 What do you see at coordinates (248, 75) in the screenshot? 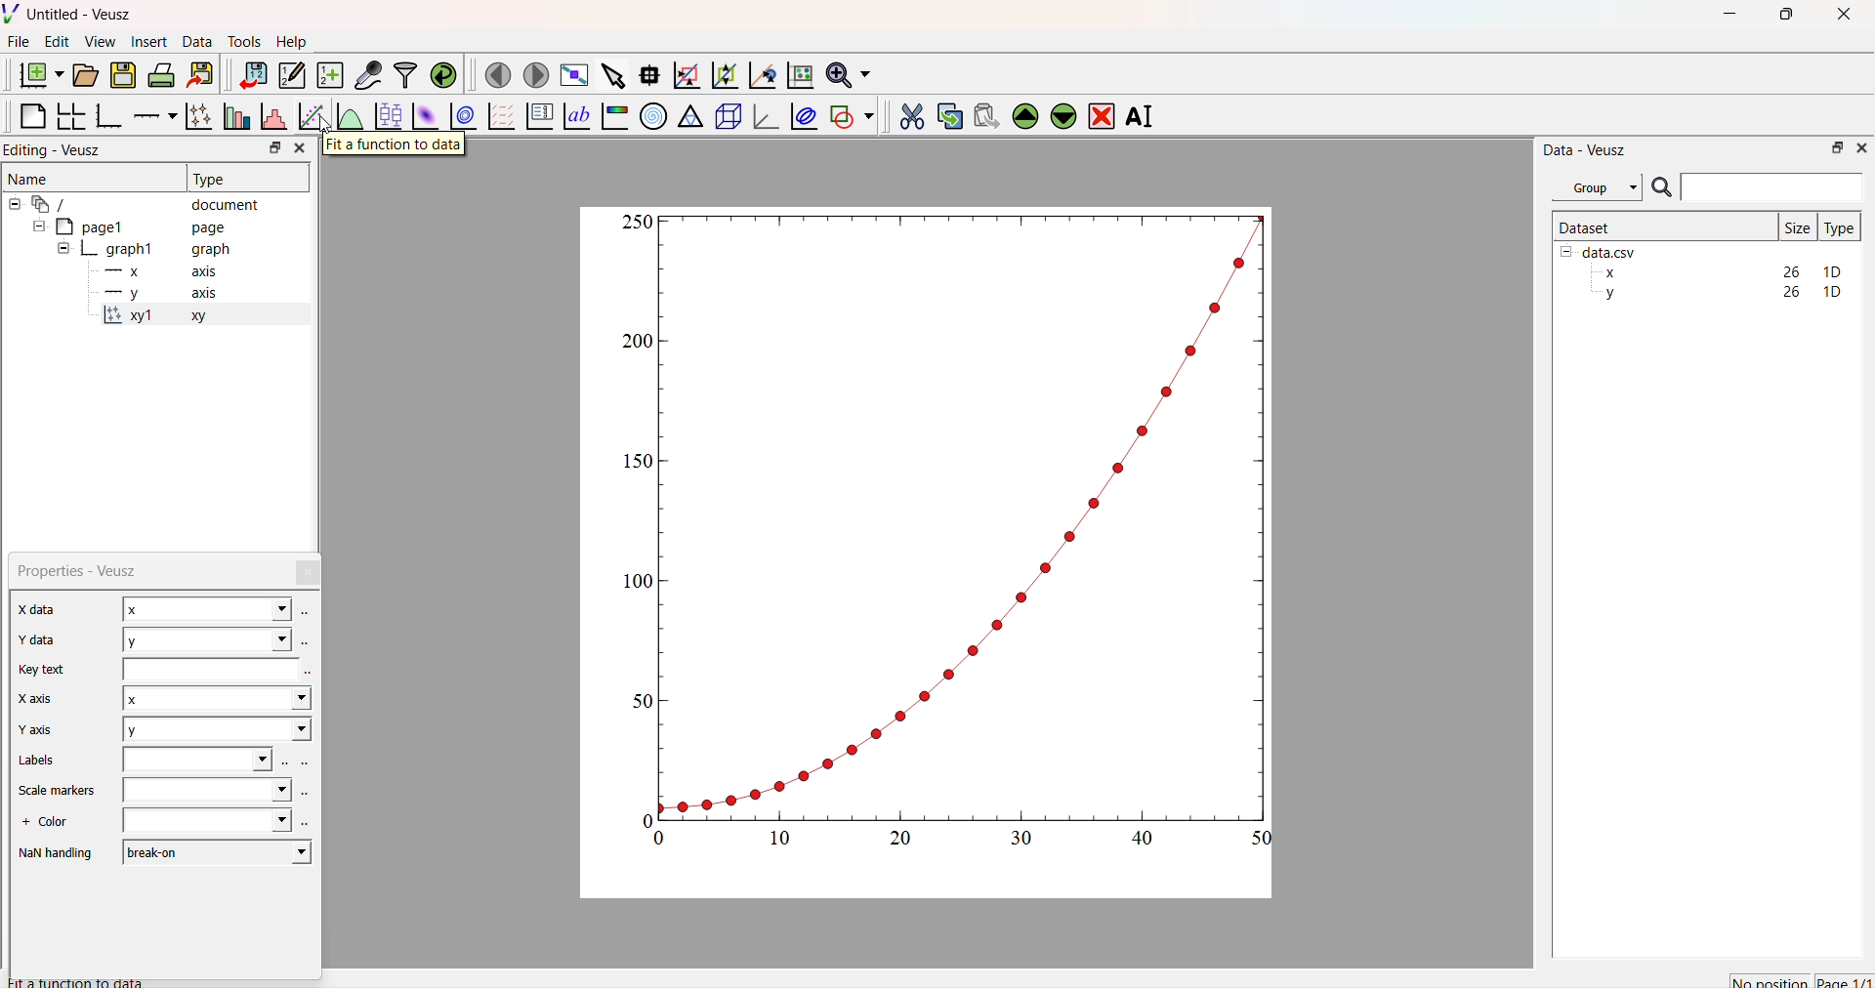
I see `Import data` at bounding box center [248, 75].